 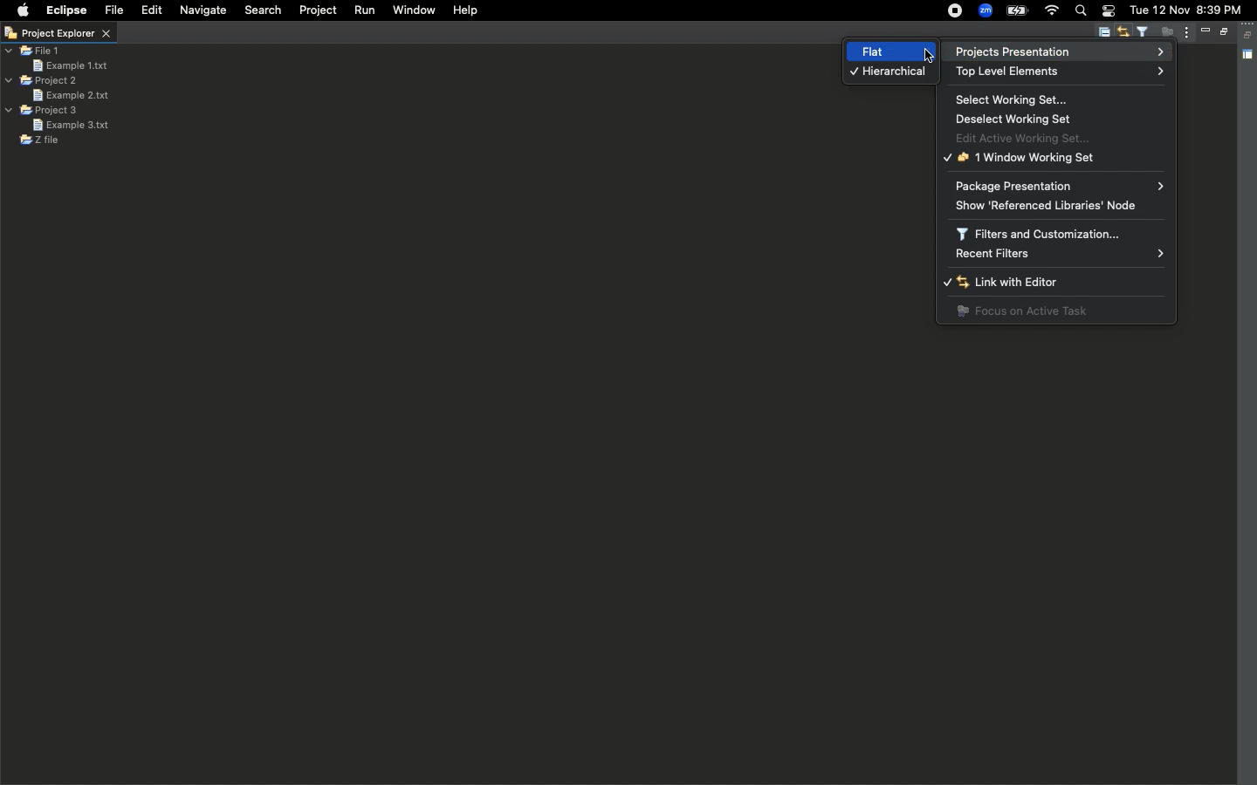 What do you see at coordinates (1056, 205) in the screenshot?
I see `Show referenced libraries node` at bounding box center [1056, 205].